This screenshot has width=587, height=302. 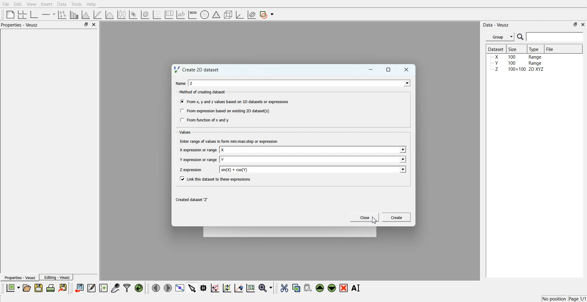 What do you see at coordinates (145, 15) in the screenshot?
I see `3D Volume` at bounding box center [145, 15].